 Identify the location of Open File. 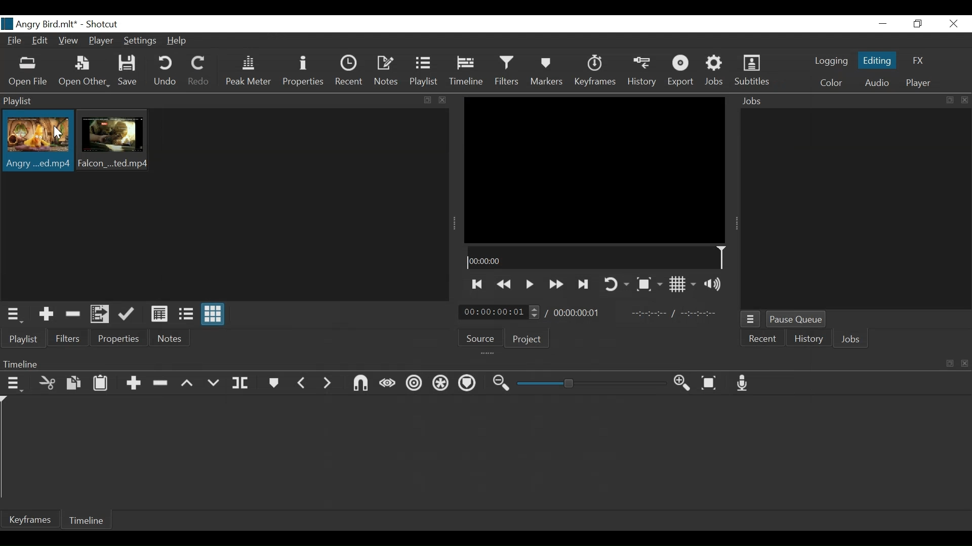
(28, 71).